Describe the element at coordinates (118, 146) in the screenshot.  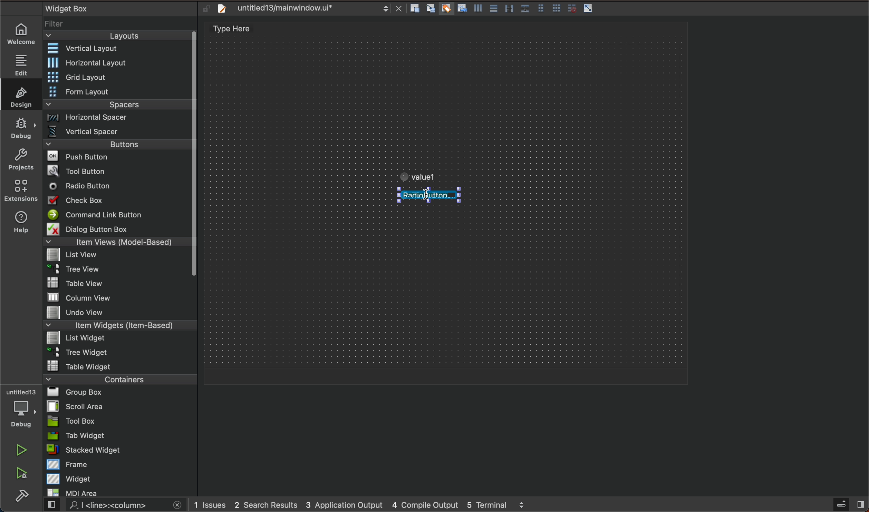
I see `` at that location.